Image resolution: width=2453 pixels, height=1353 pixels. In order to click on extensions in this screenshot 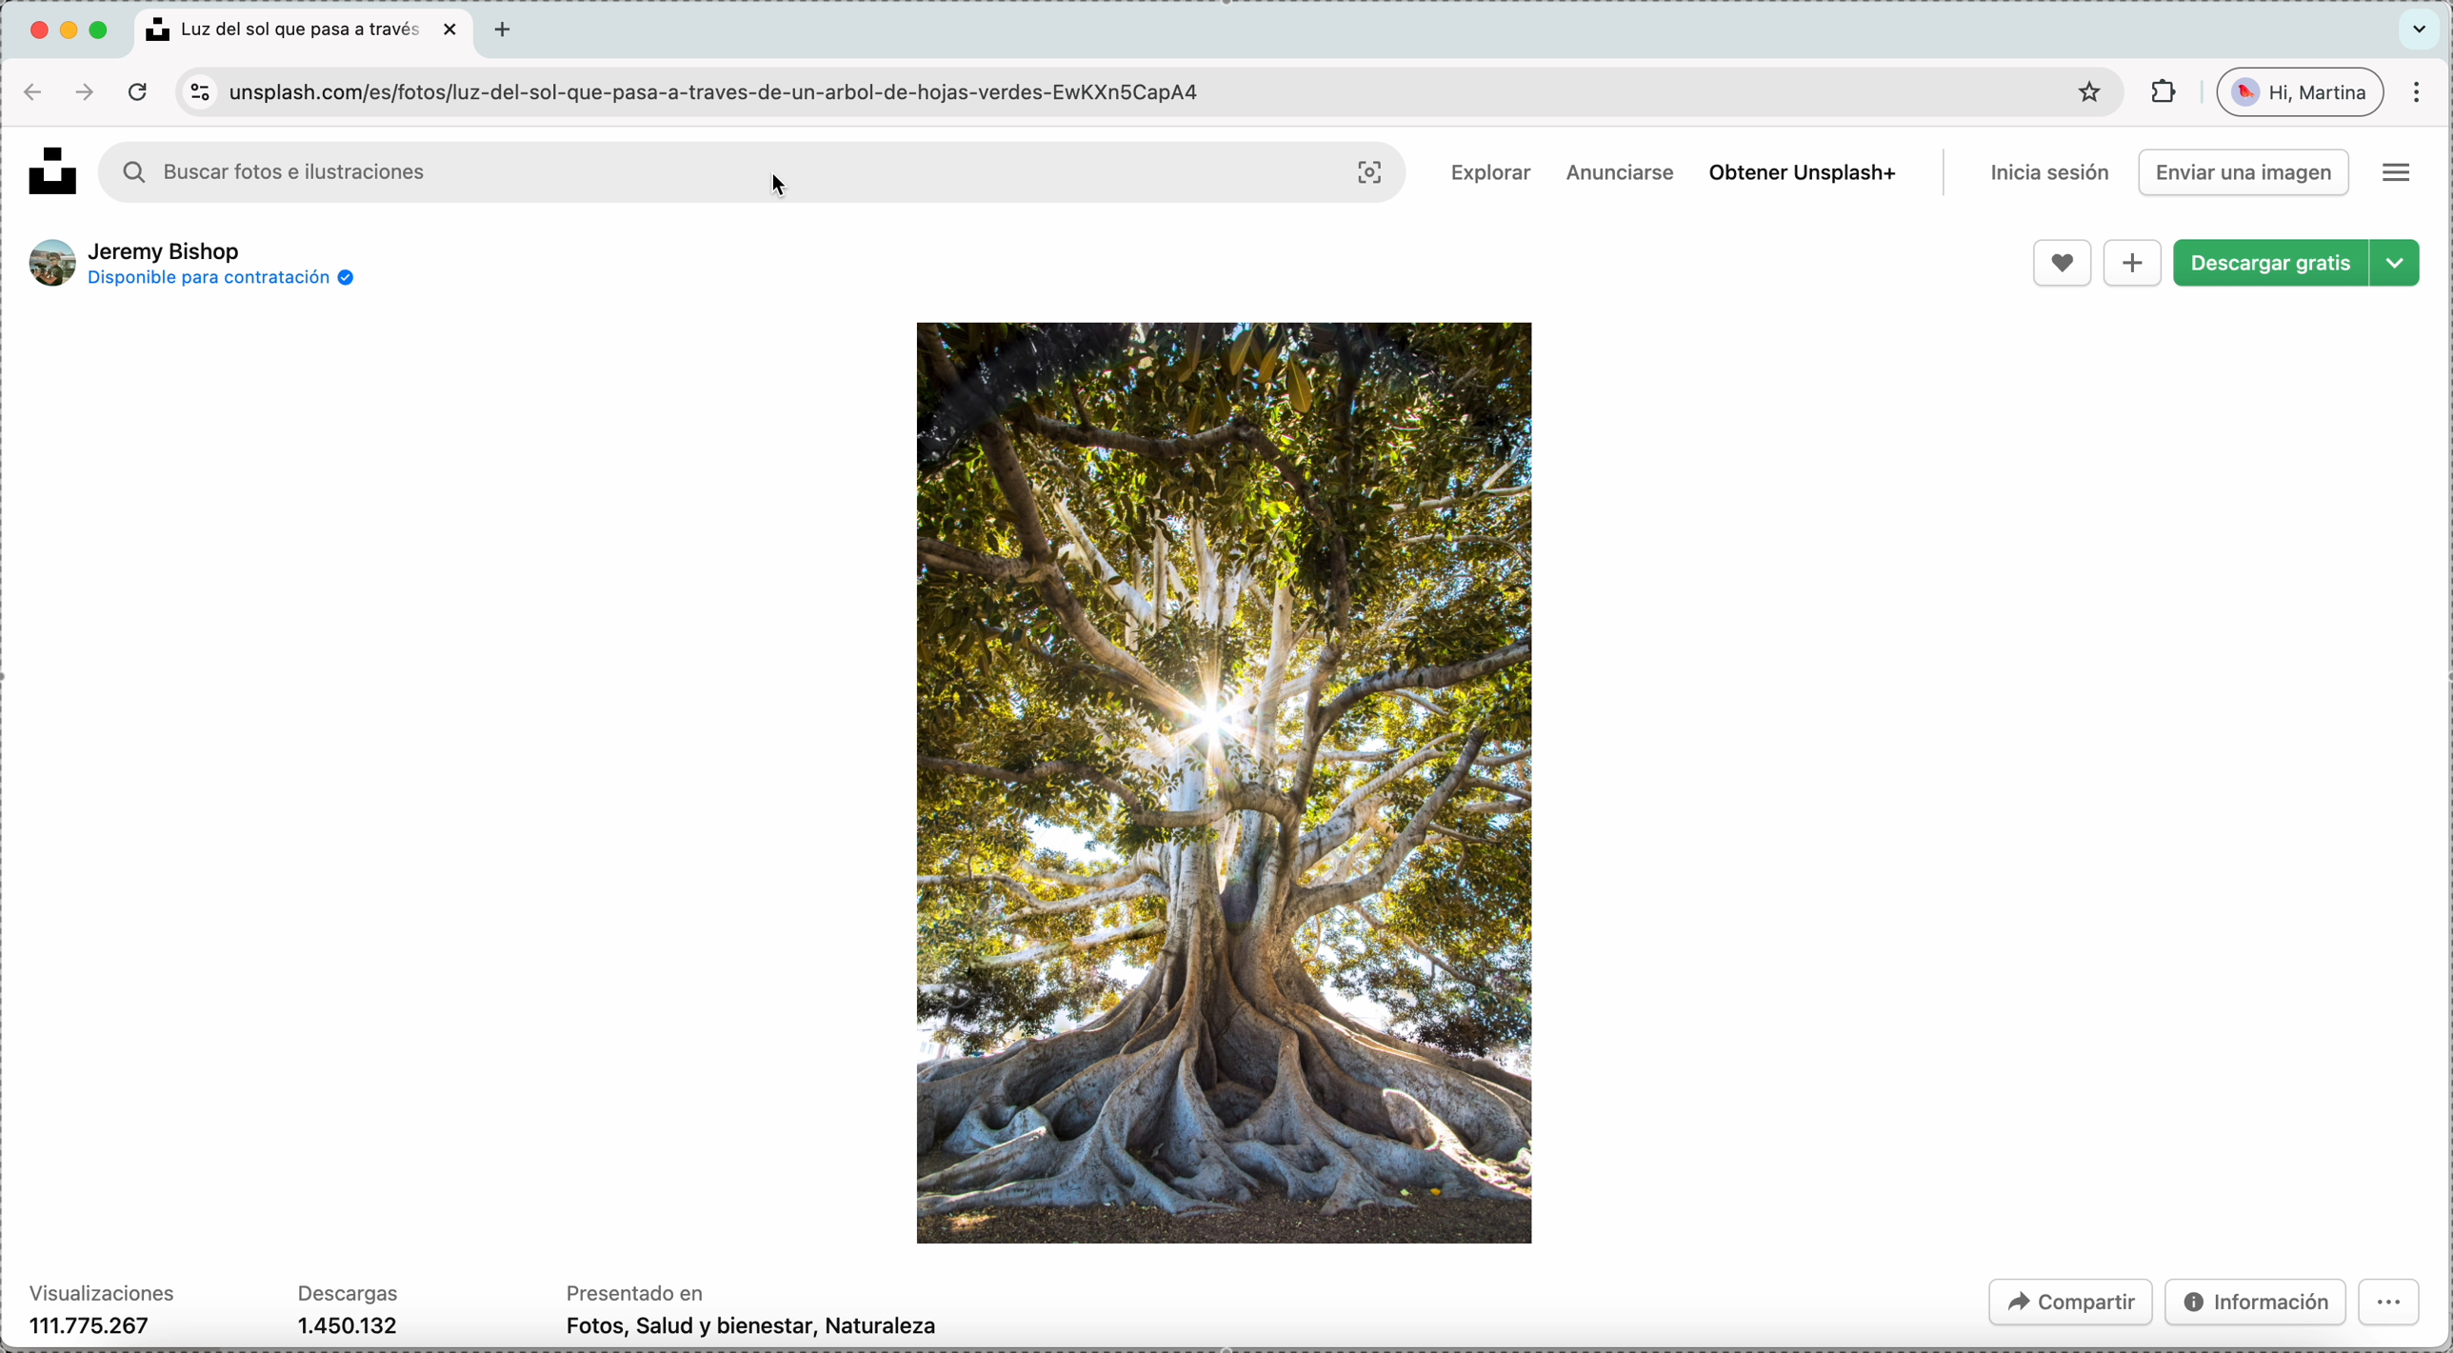, I will do `click(2162, 93)`.